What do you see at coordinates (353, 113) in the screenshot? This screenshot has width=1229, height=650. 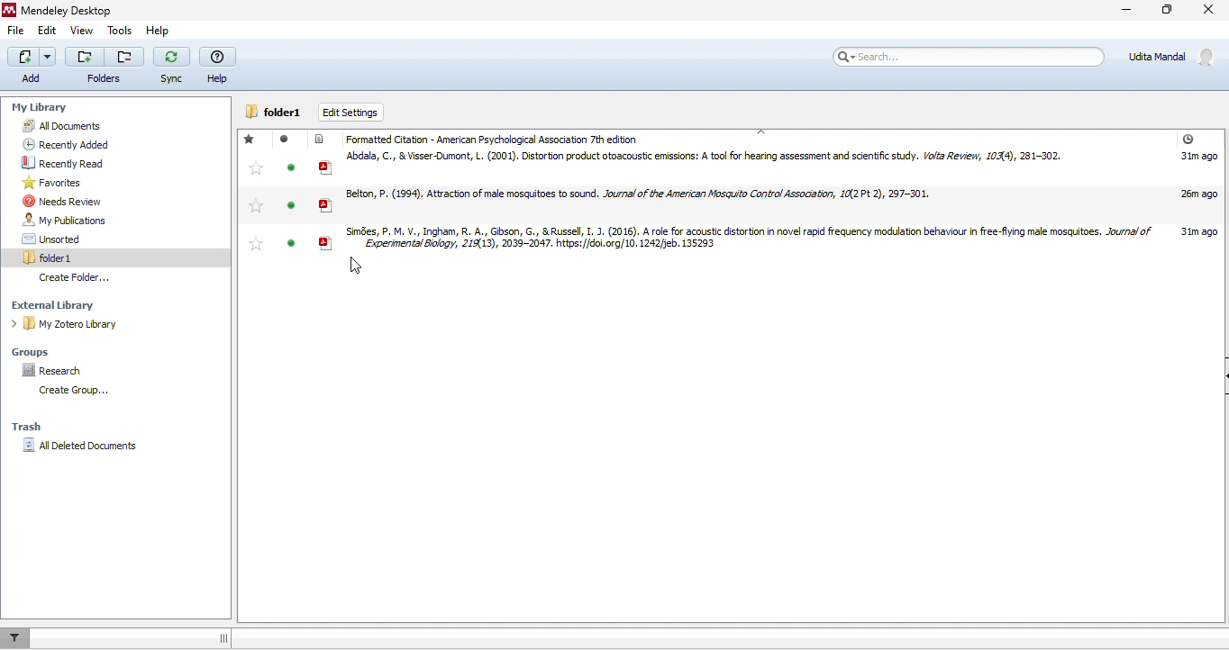 I see `edit settings` at bounding box center [353, 113].